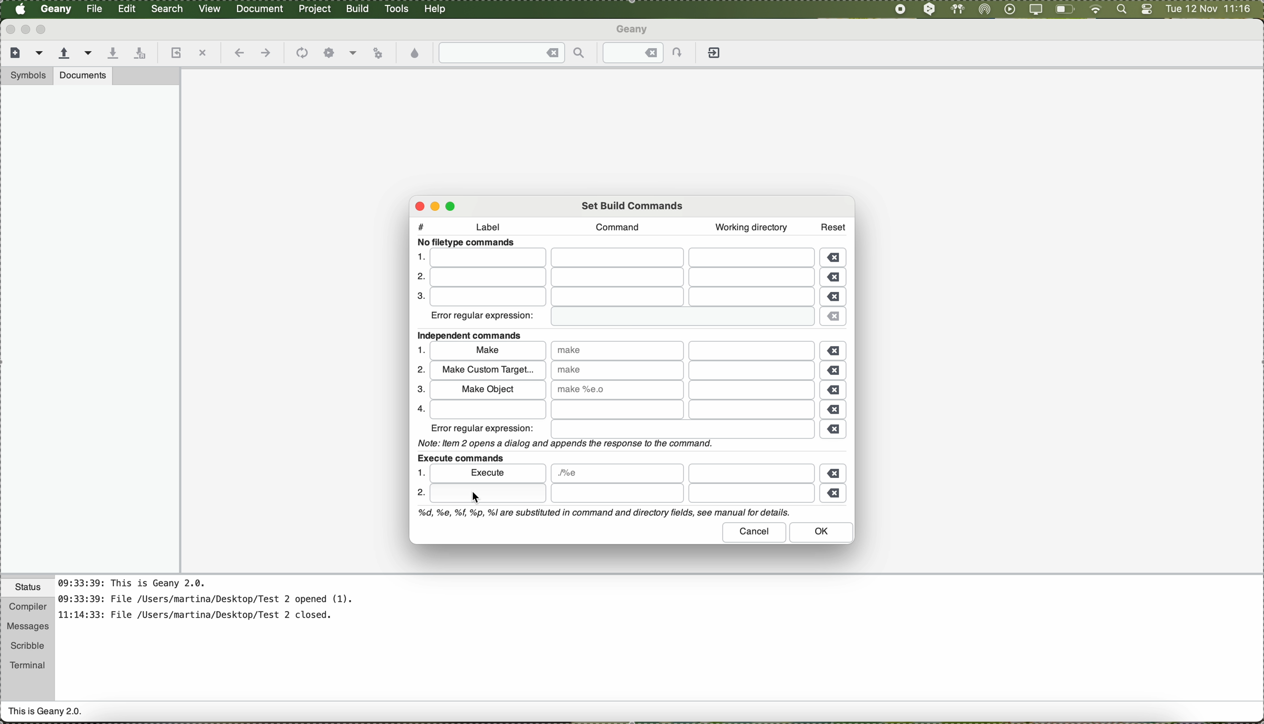 This screenshot has width=1264, height=724. What do you see at coordinates (20, 9) in the screenshot?
I see `Apple icon` at bounding box center [20, 9].